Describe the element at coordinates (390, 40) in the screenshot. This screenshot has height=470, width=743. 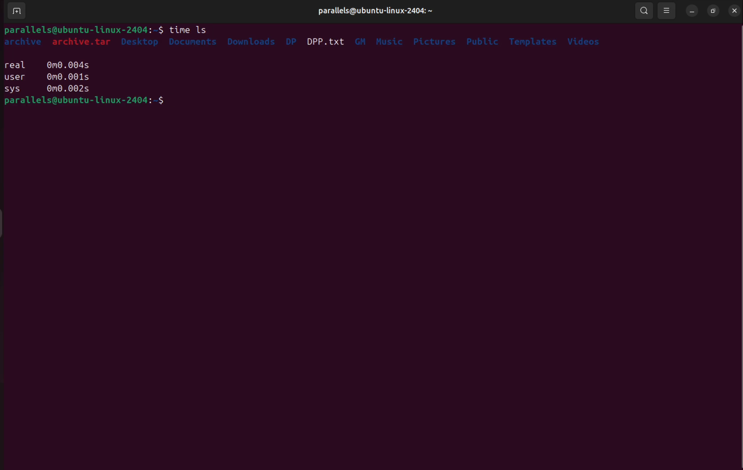
I see `Music` at that location.